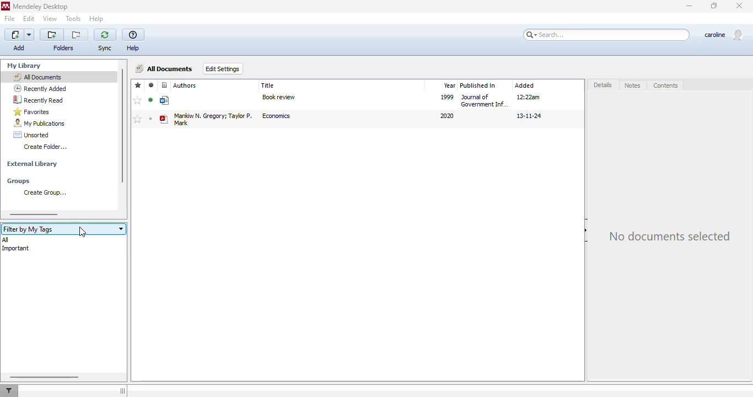 This screenshot has height=397, width=753. What do you see at coordinates (666, 85) in the screenshot?
I see `contents` at bounding box center [666, 85].